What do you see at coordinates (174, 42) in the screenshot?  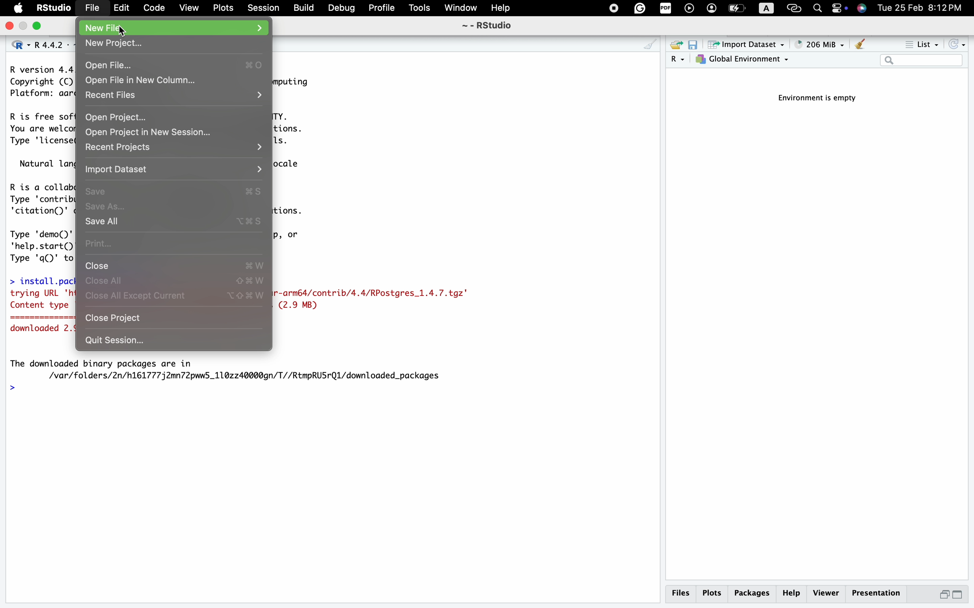 I see `New project` at bounding box center [174, 42].